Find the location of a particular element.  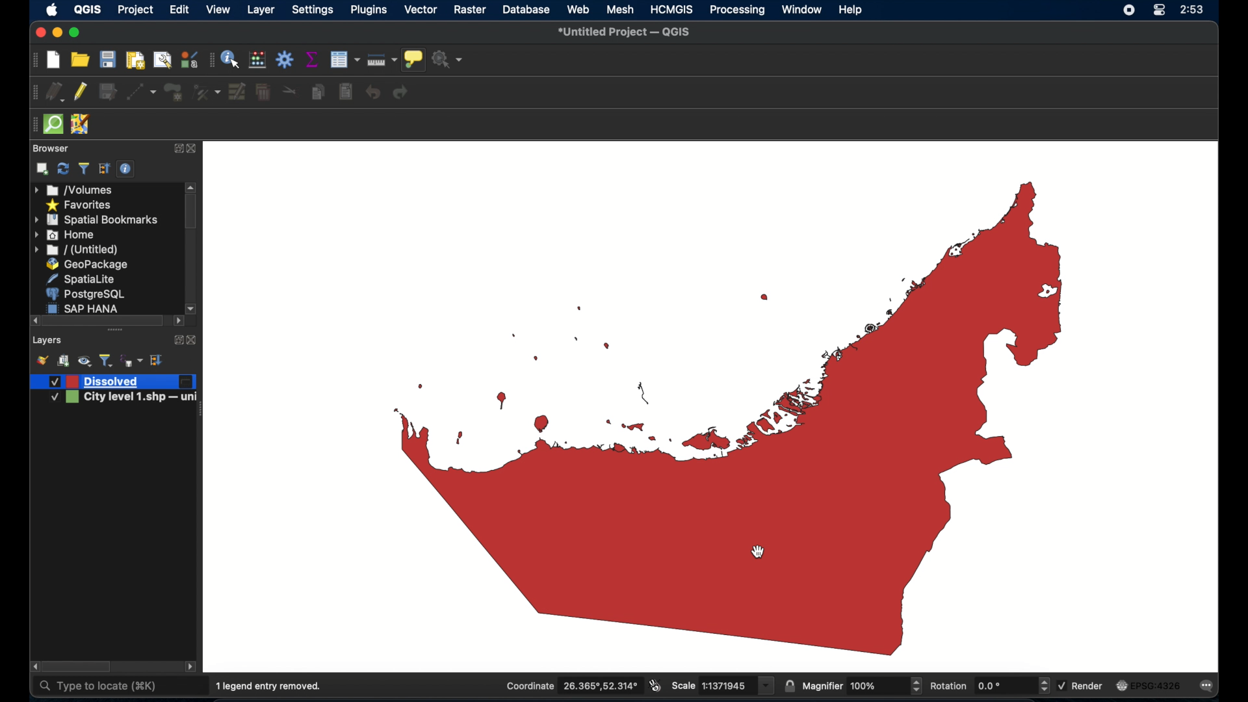

no action selected is located at coordinates (450, 60).